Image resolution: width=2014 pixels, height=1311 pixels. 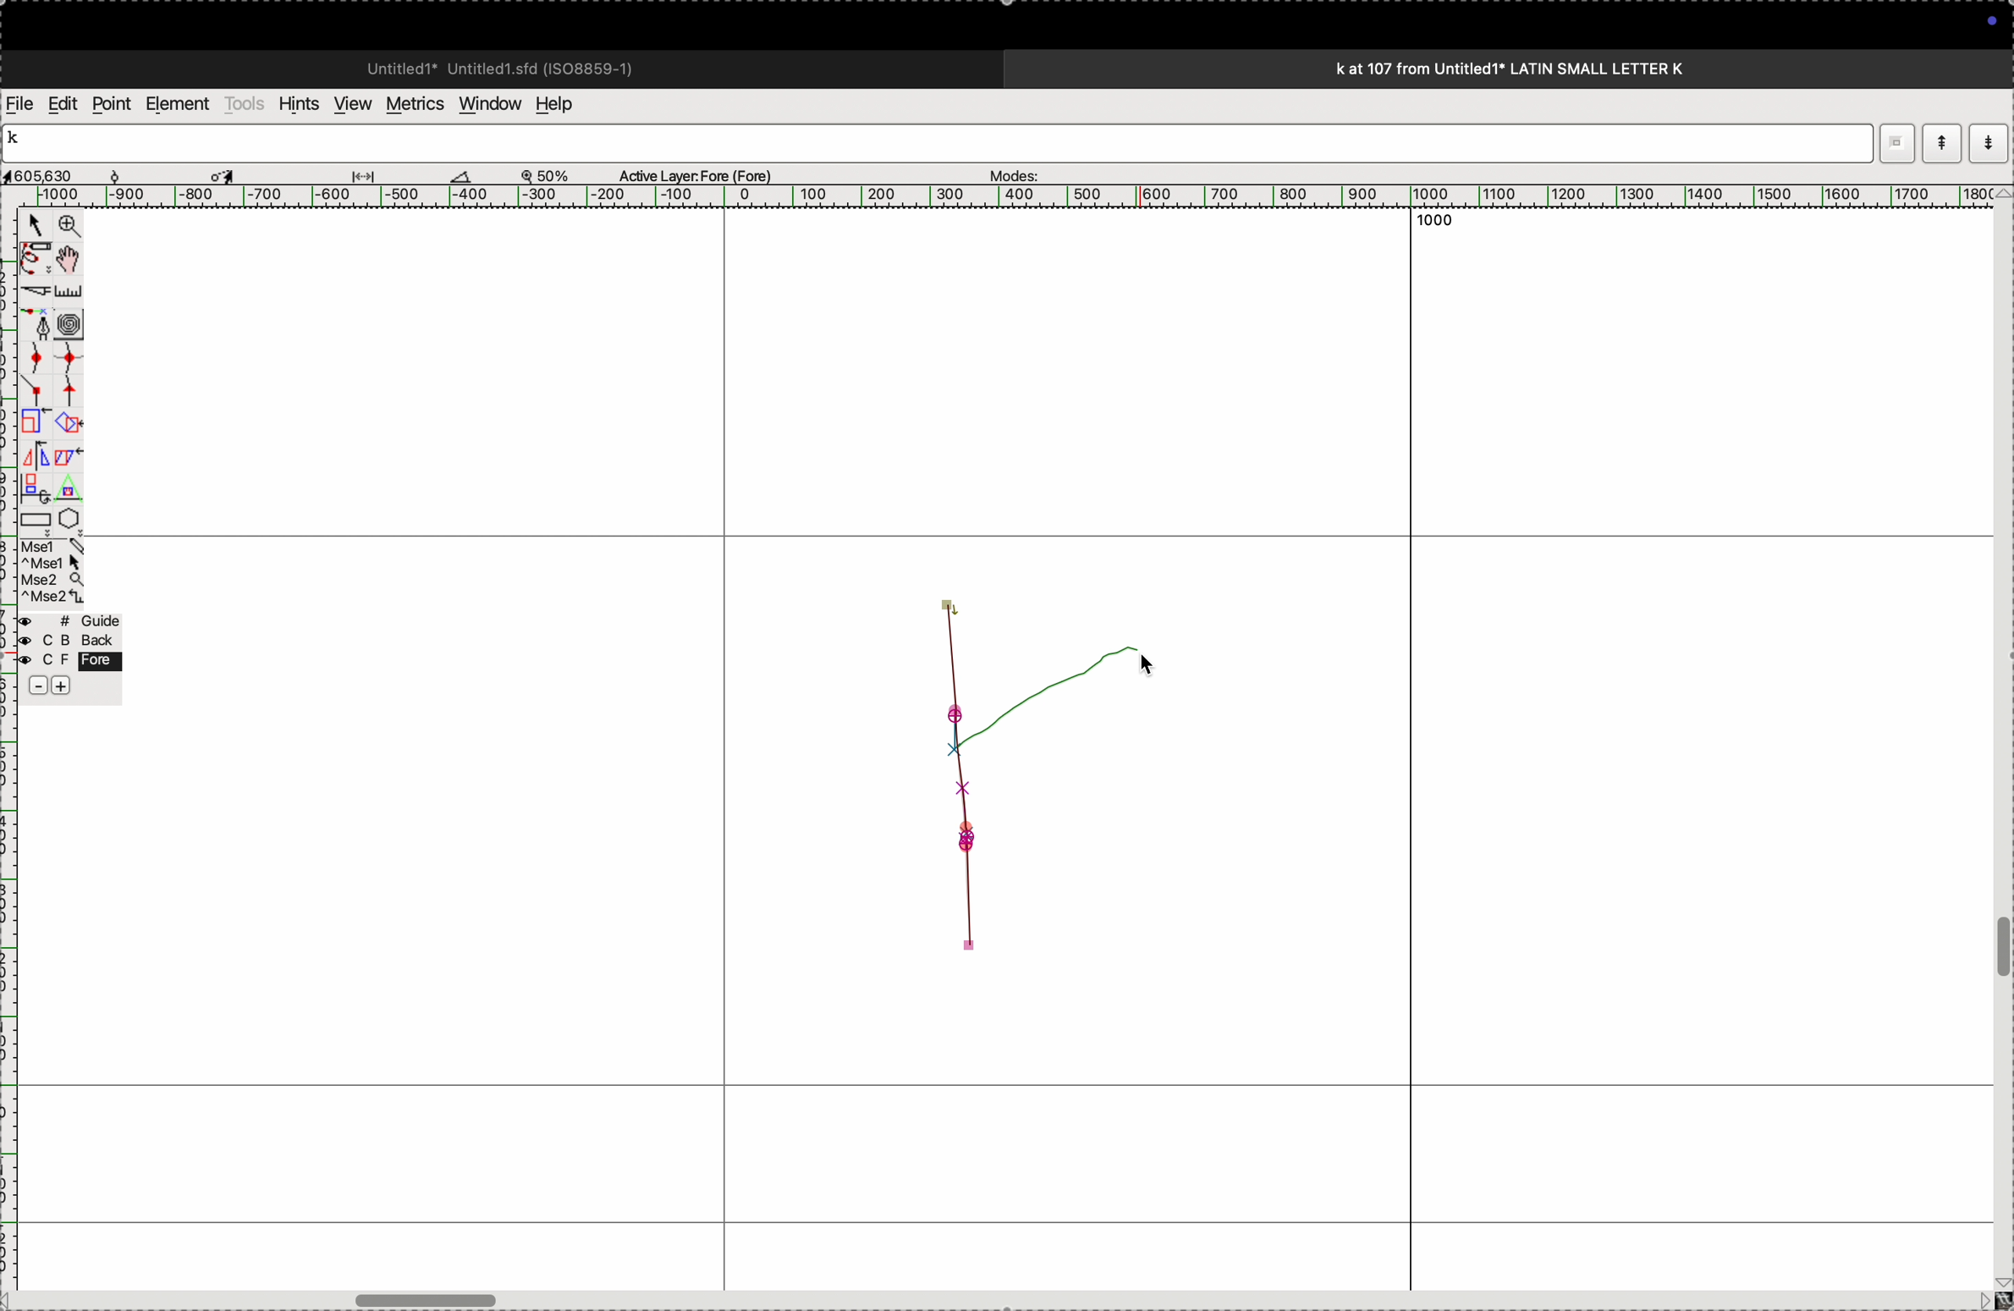 What do you see at coordinates (35, 470) in the screenshot?
I see `mirror` at bounding box center [35, 470].